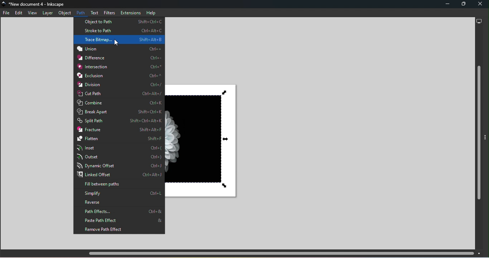  I want to click on Split path, so click(120, 120).